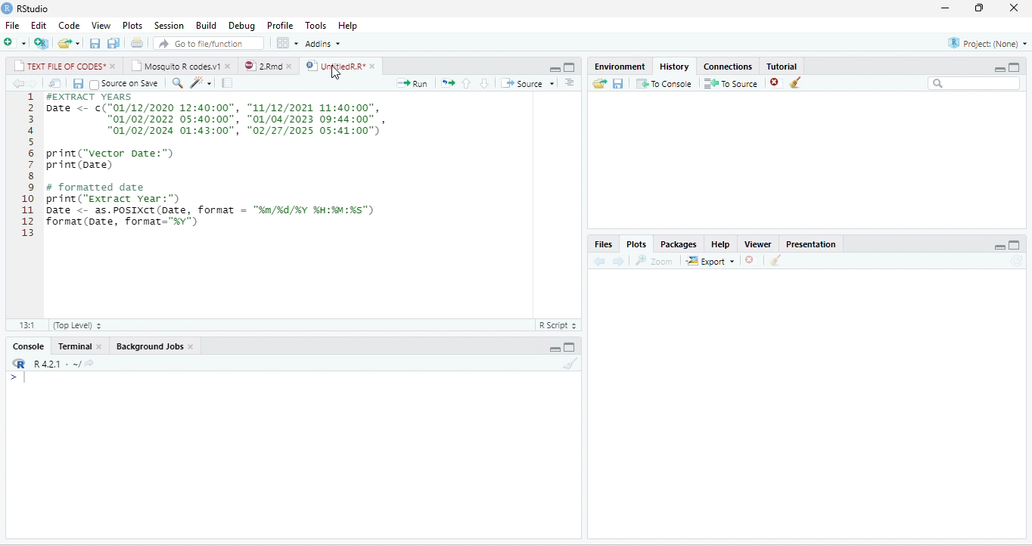 Image resolution: width=1032 pixels, height=546 pixels. Describe the element at coordinates (334, 65) in the screenshot. I see `UntitledR.R` at that location.